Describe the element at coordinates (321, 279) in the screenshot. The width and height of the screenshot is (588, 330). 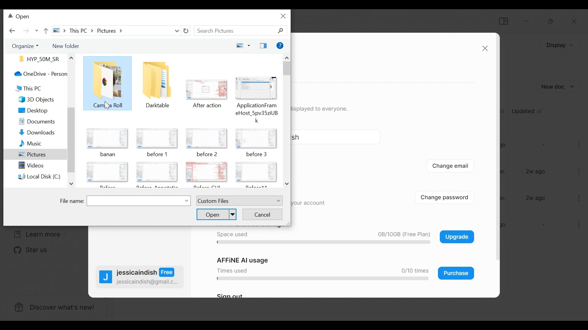
I see `progress bar` at that location.